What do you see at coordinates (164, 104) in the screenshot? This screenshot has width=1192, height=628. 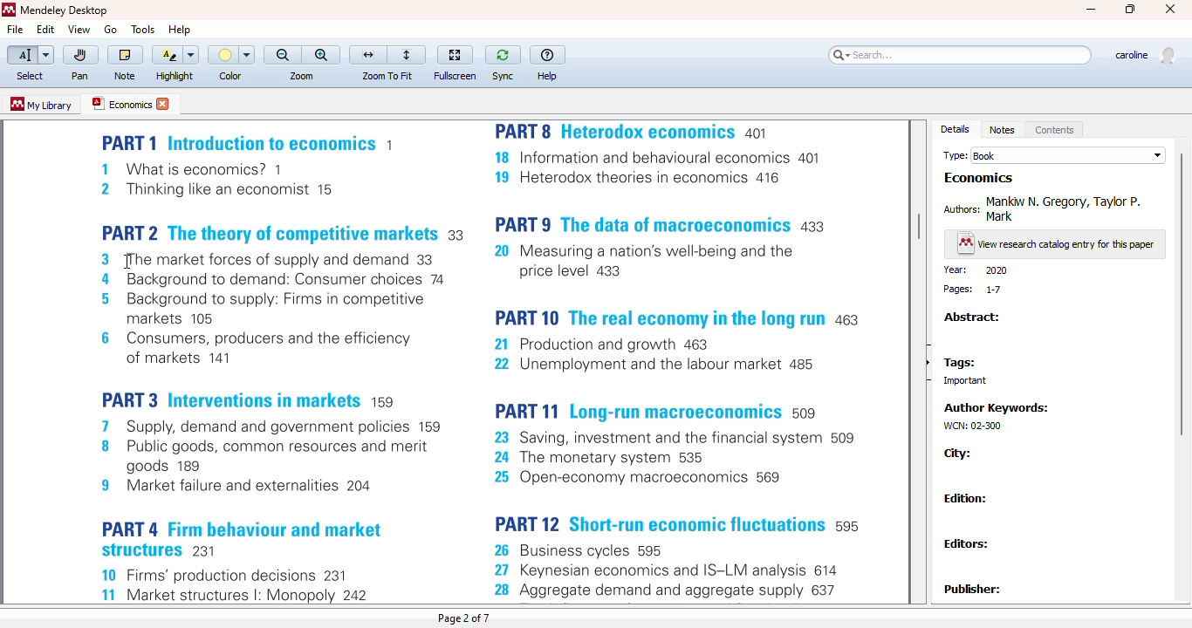 I see `close tab` at bounding box center [164, 104].